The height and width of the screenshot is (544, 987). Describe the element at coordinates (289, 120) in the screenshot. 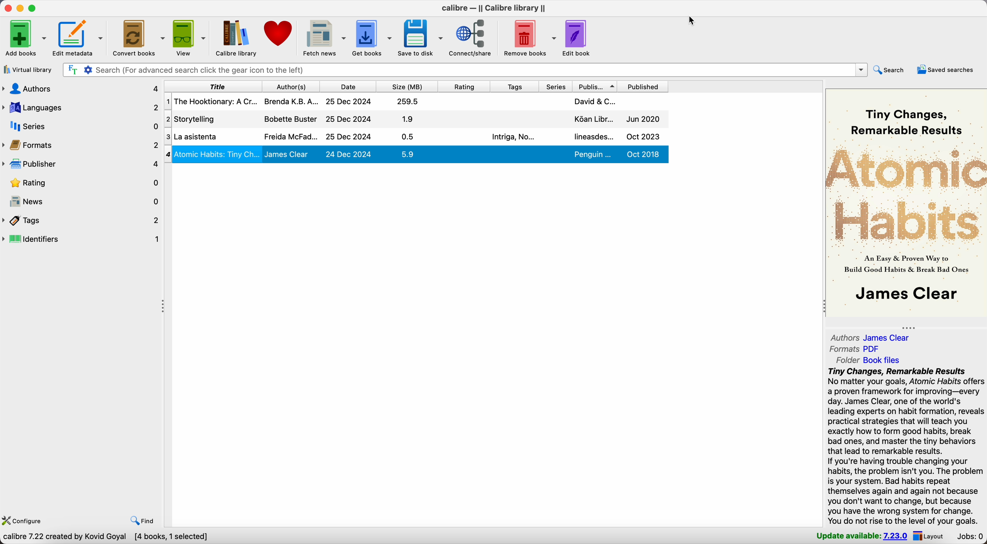

I see `bobette buster` at that location.